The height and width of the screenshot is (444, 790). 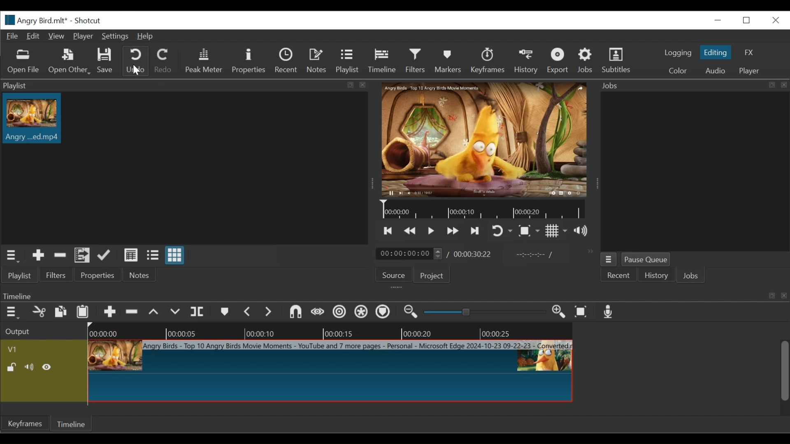 What do you see at coordinates (715, 71) in the screenshot?
I see `Audio` at bounding box center [715, 71].